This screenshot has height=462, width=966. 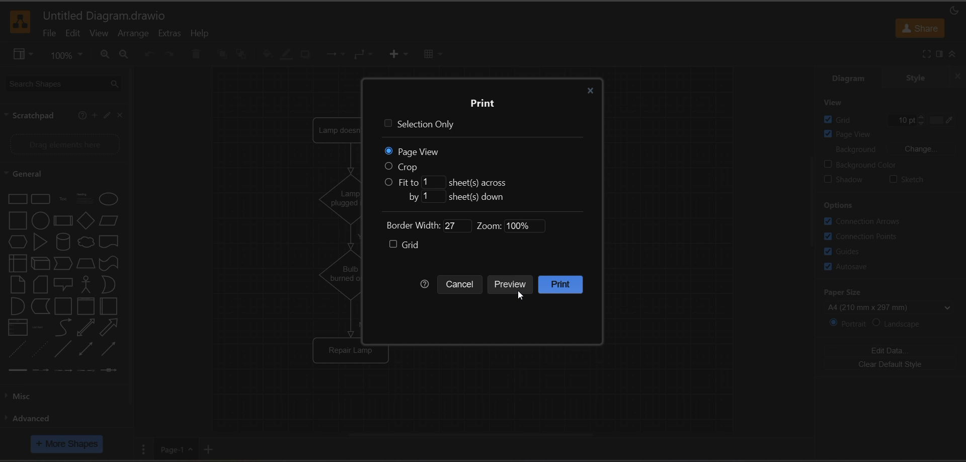 I want to click on options, so click(x=842, y=205).